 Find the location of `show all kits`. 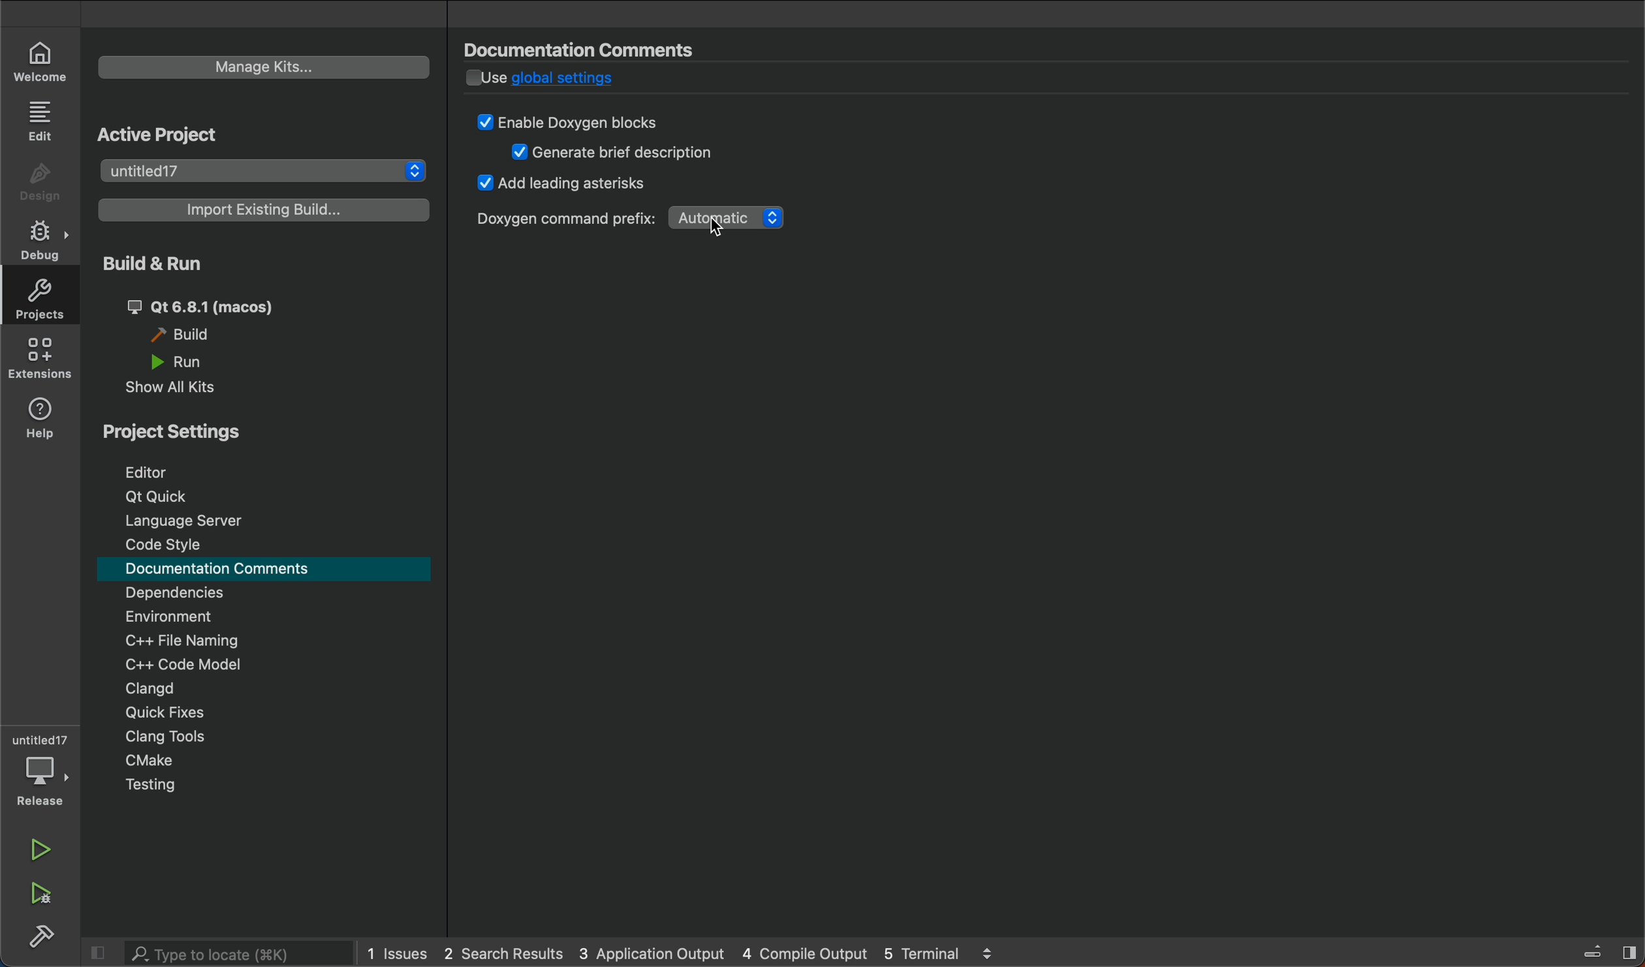

show all kits is located at coordinates (181, 389).